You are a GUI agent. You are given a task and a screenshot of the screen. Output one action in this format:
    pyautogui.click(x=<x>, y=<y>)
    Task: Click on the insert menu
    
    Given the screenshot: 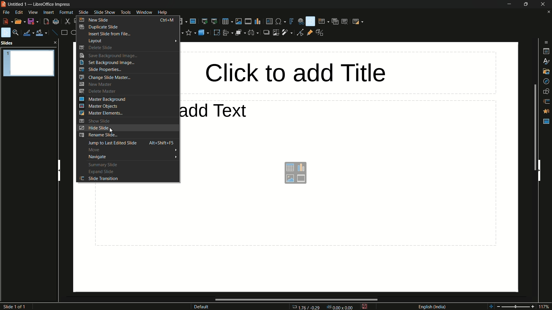 What is the action you would take?
    pyautogui.click(x=49, y=12)
    